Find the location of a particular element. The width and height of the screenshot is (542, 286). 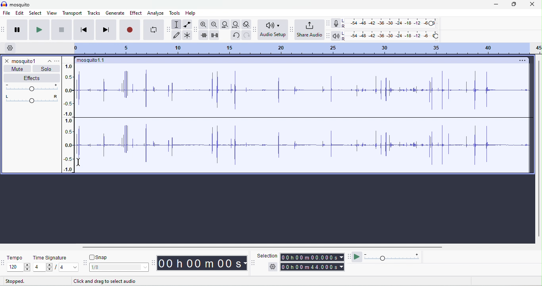

close is located at coordinates (7, 61).